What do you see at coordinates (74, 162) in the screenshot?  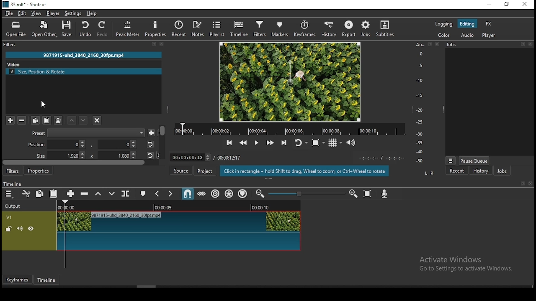 I see `scroll bar` at bounding box center [74, 162].